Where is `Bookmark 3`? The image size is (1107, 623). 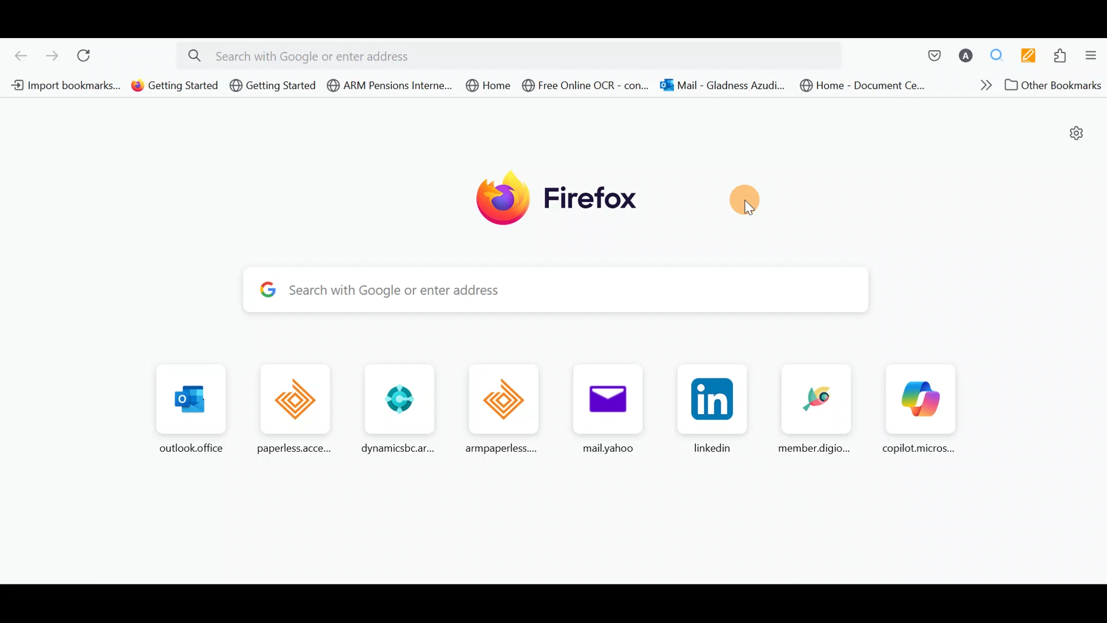
Bookmark 3 is located at coordinates (273, 87).